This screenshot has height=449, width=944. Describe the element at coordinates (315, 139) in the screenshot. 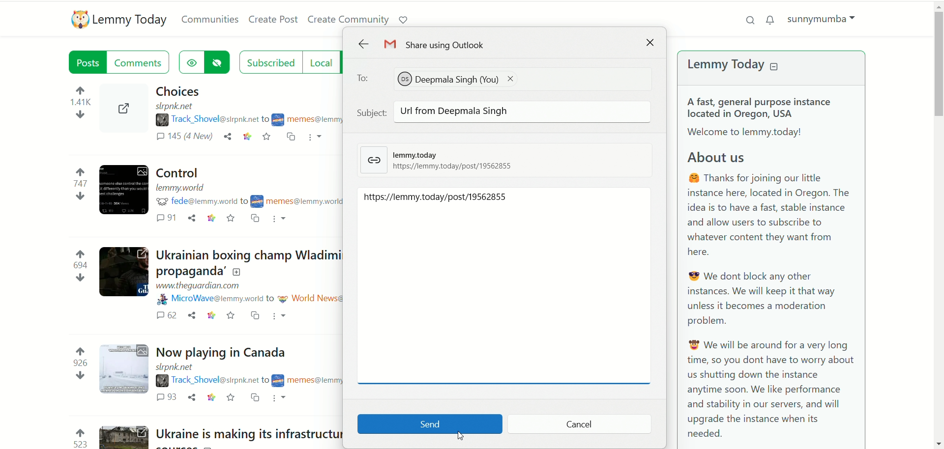

I see `more` at that location.